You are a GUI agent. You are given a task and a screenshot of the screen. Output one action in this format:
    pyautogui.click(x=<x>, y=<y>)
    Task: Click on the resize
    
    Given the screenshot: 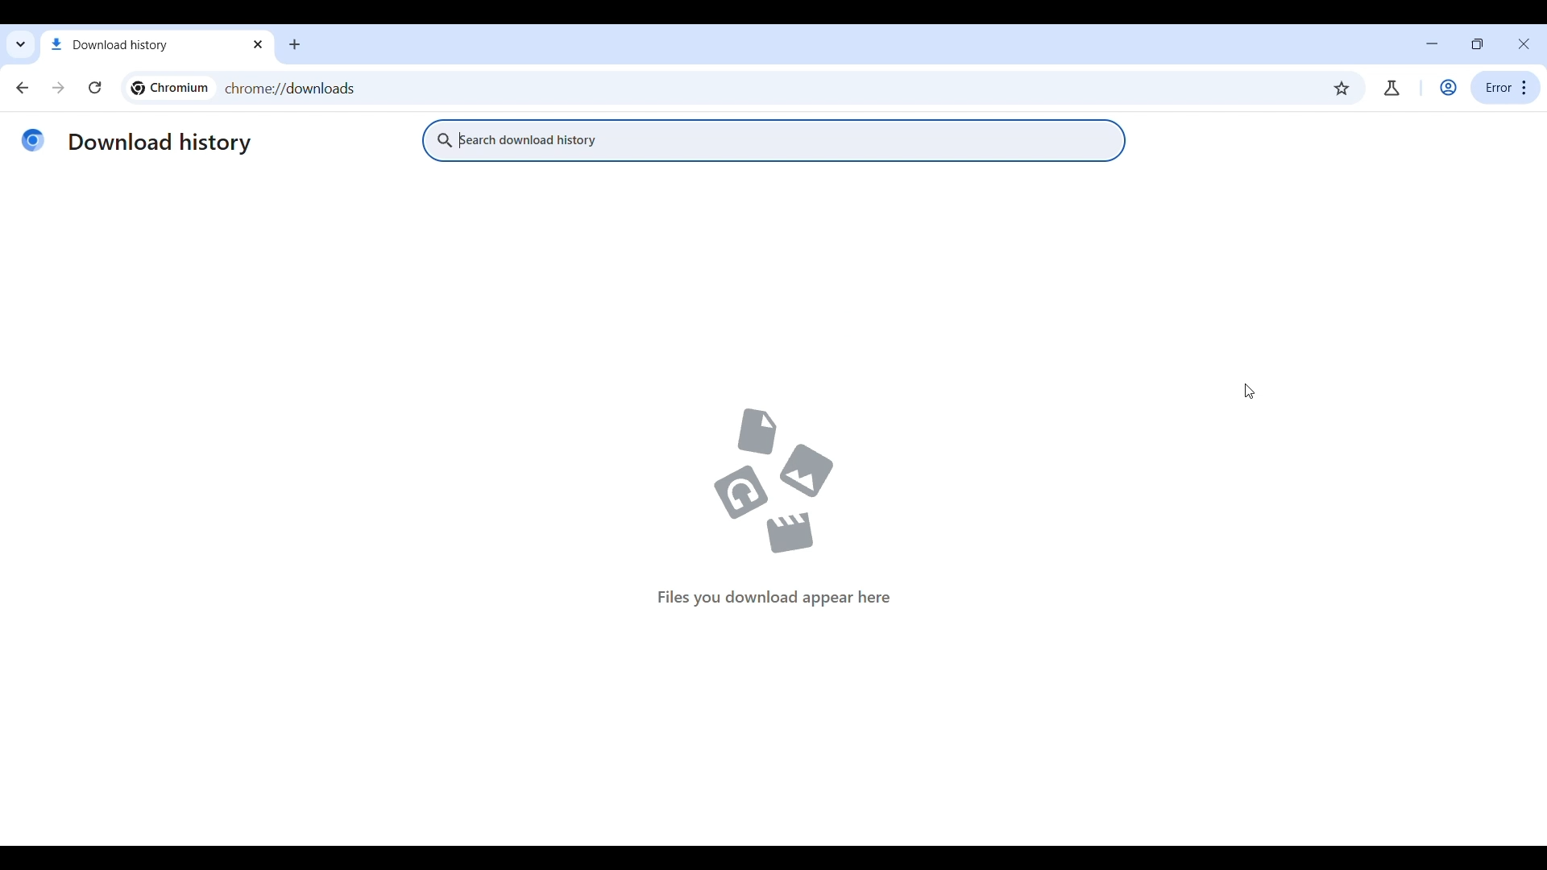 What is the action you would take?
    pyautogui.click(x=1478, y=43)
    